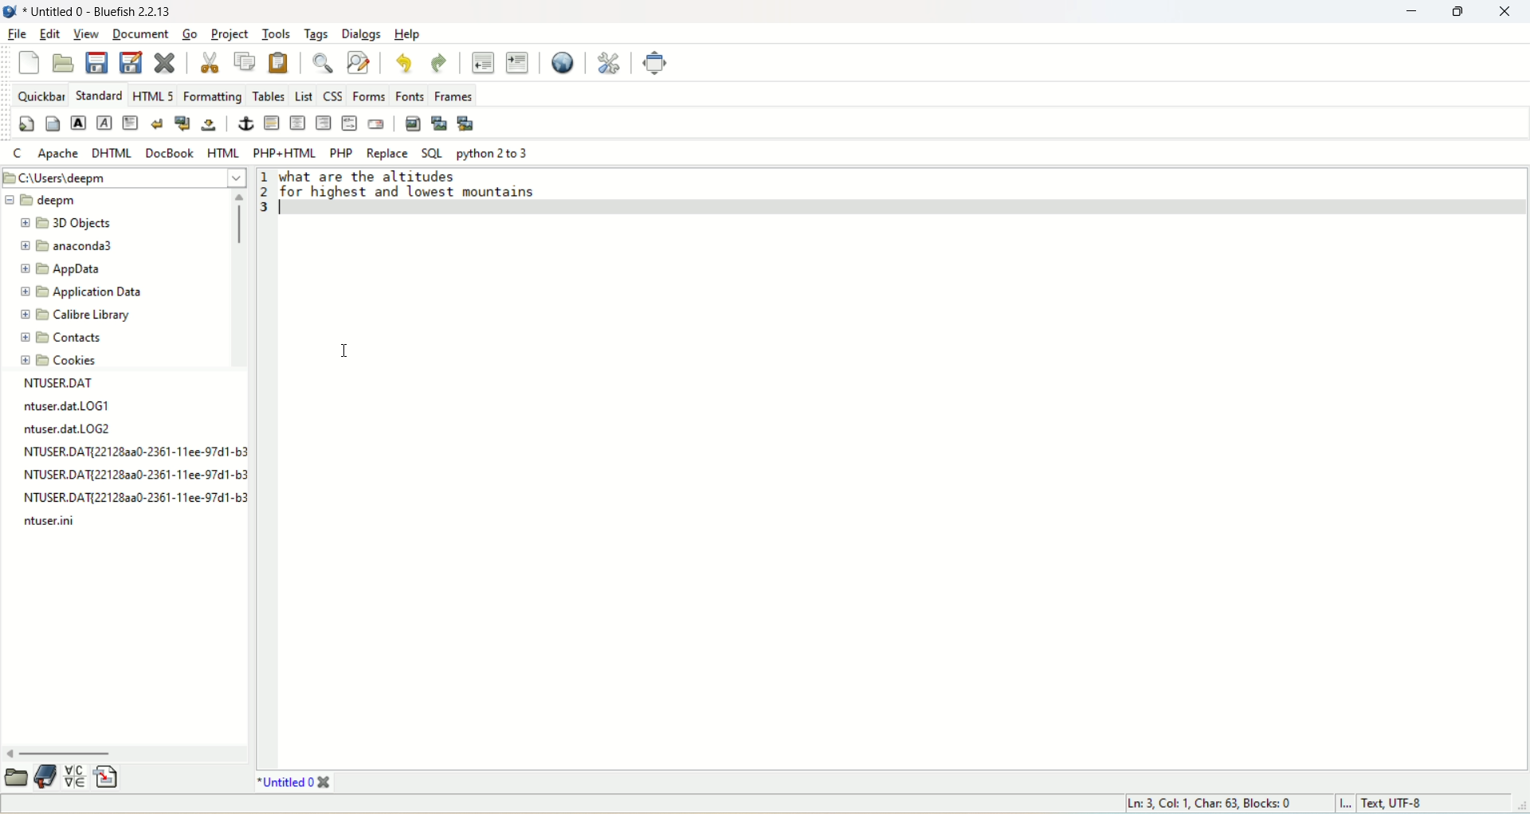  What do you see at coordinates (124, 176) in the screenshot?
I see `location` at bounding box center [124, 176].